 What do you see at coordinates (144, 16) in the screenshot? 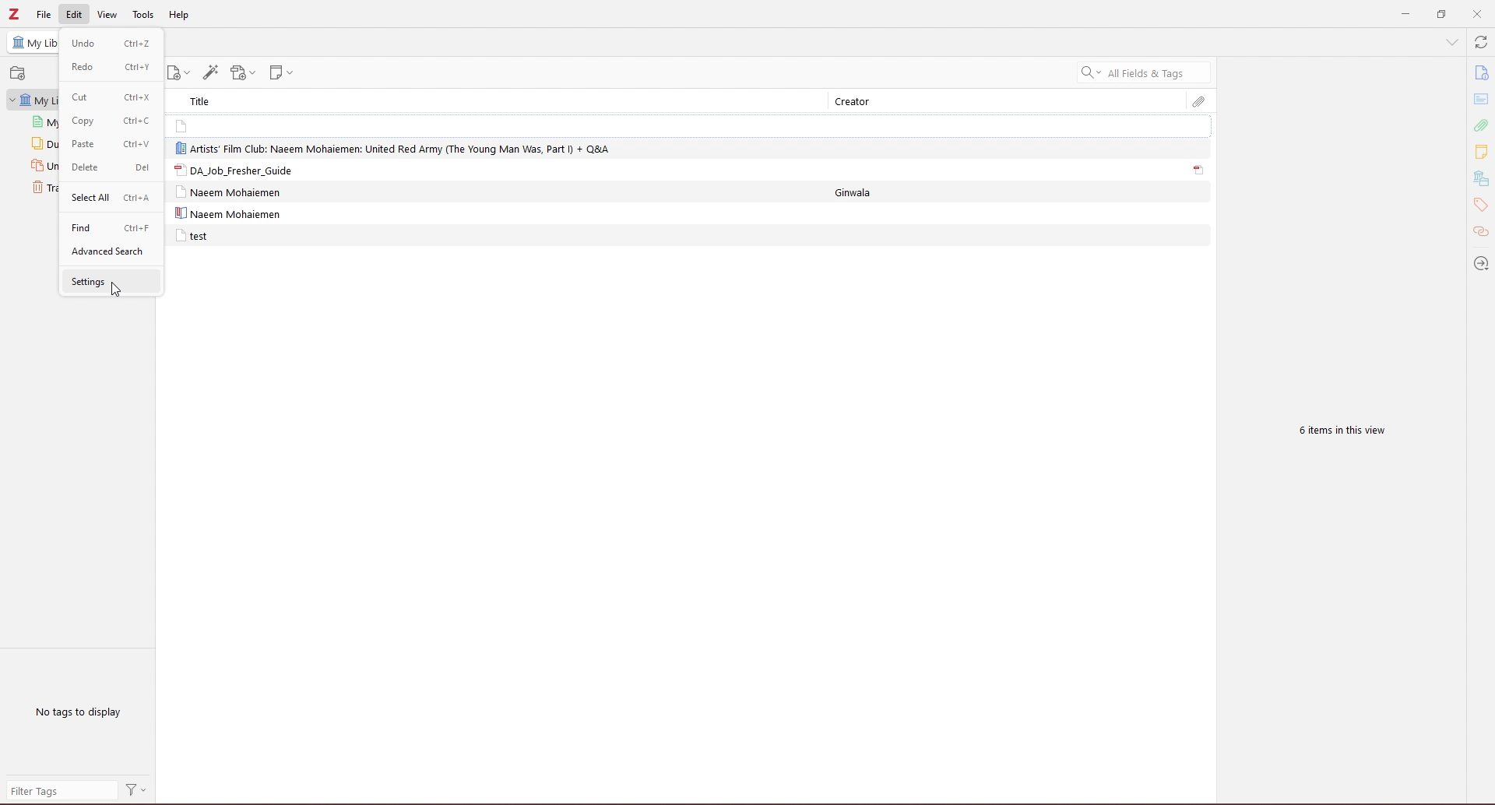
I see `tools` at bounding box center [144, 16].